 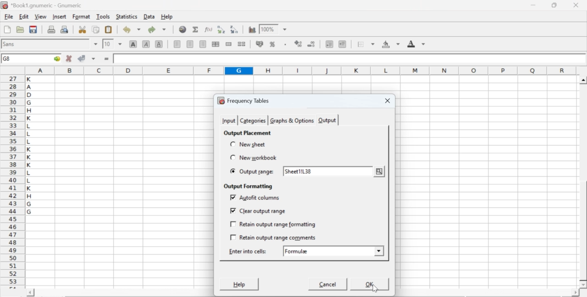 What do you see at coordinates (229, 44) in the screenshot?
I see `merge a range of cells` at bounding box center [229, 44].